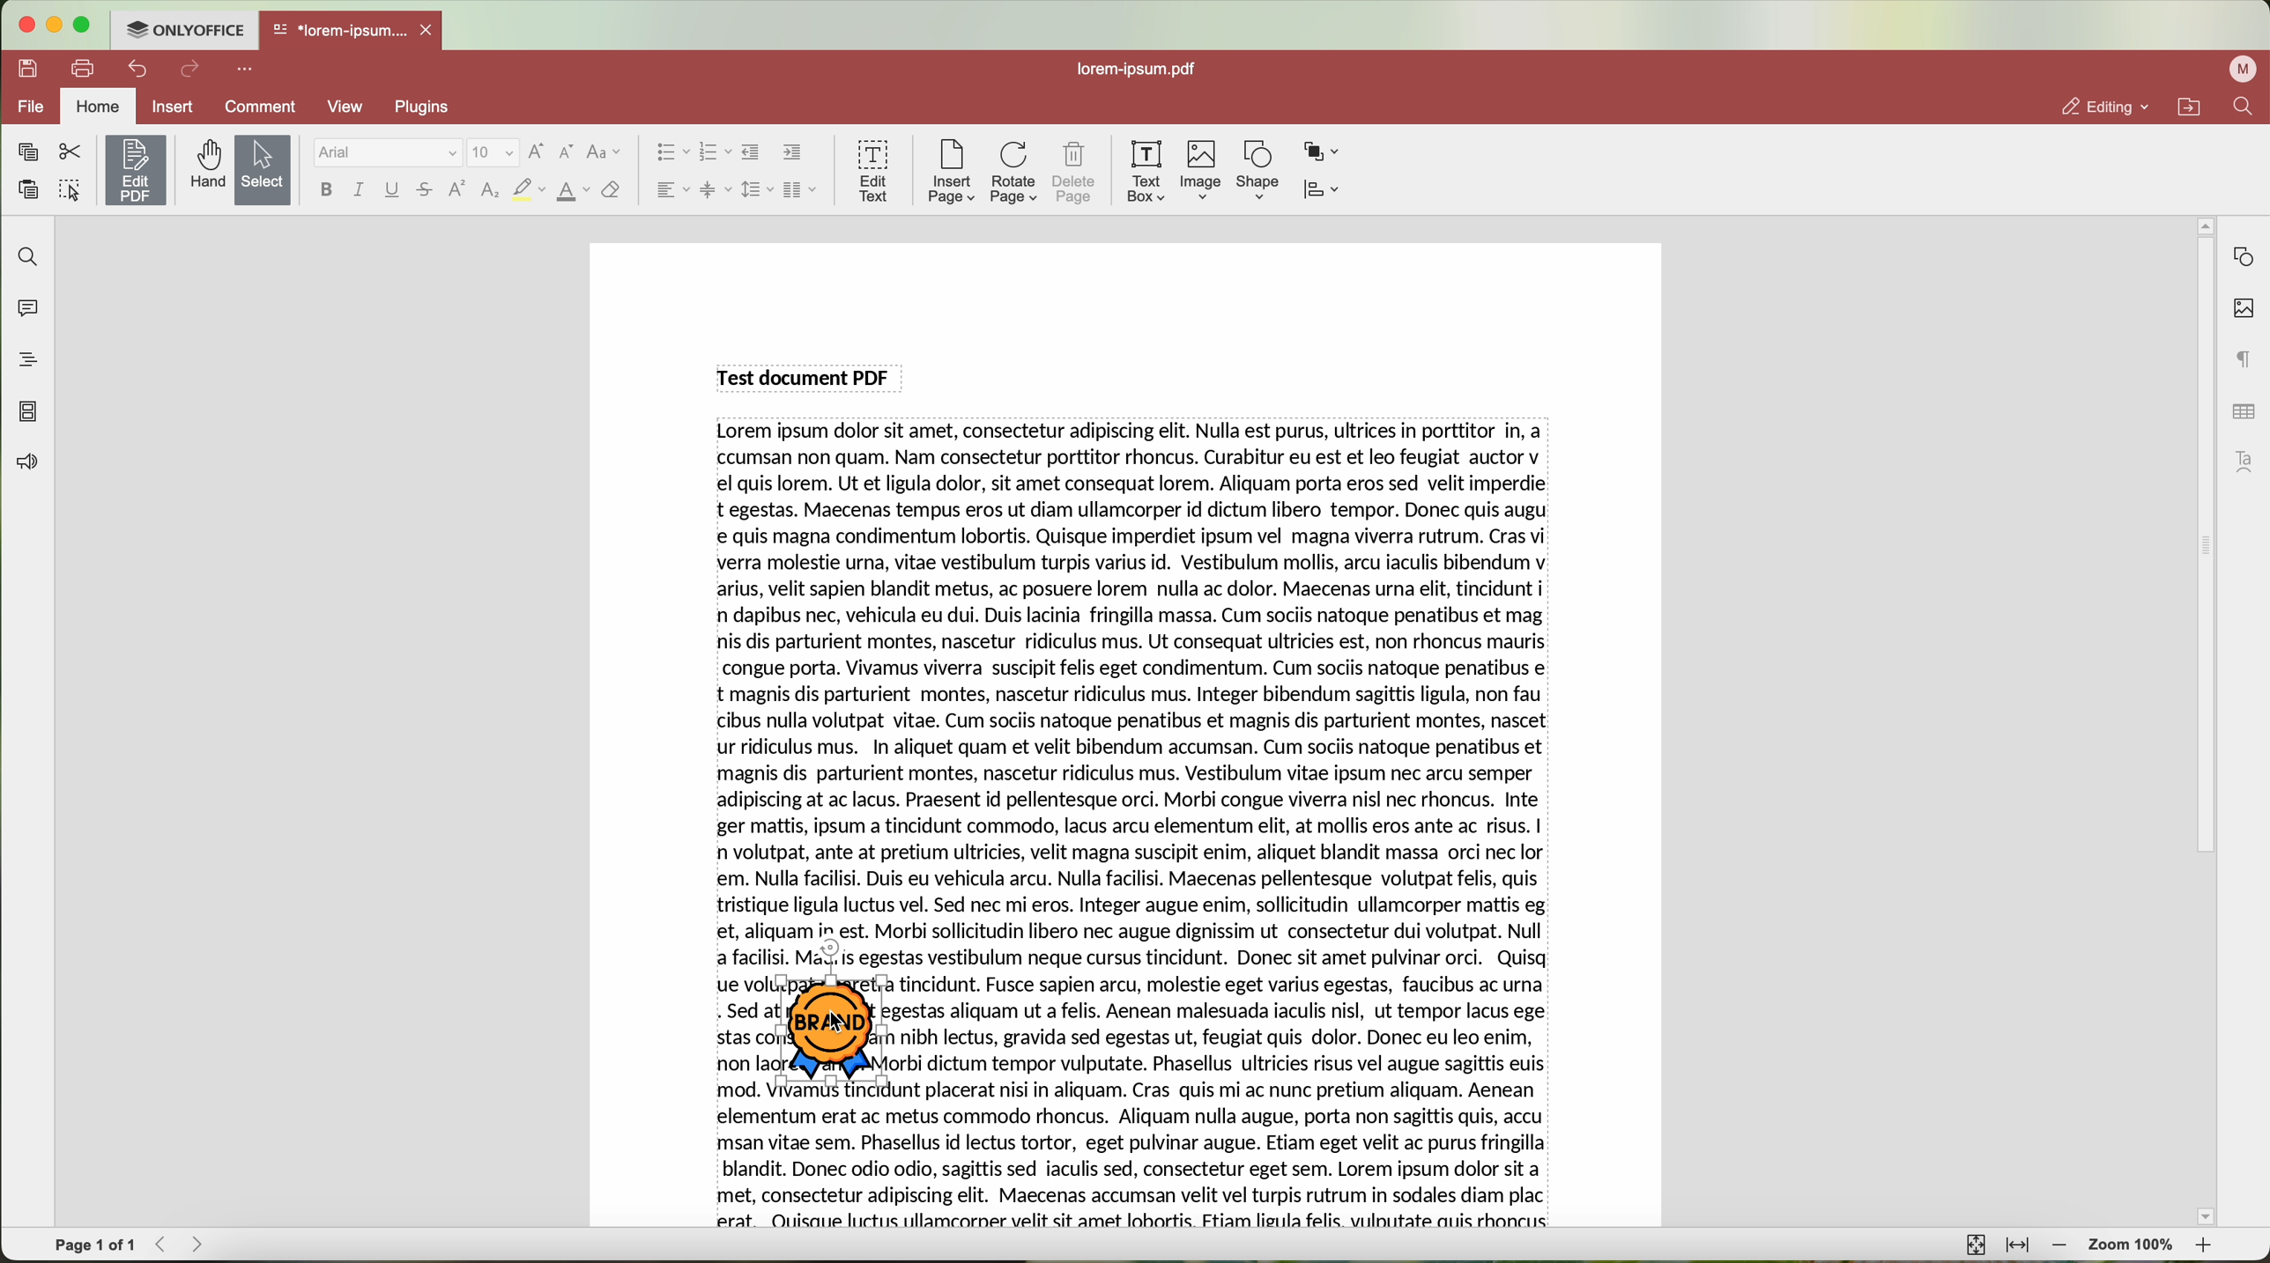  What do you see at coordinates (1143, 68) in the screenshot?
I see `lorem-ipsum.pdf` at bounding box center [1143, 68].